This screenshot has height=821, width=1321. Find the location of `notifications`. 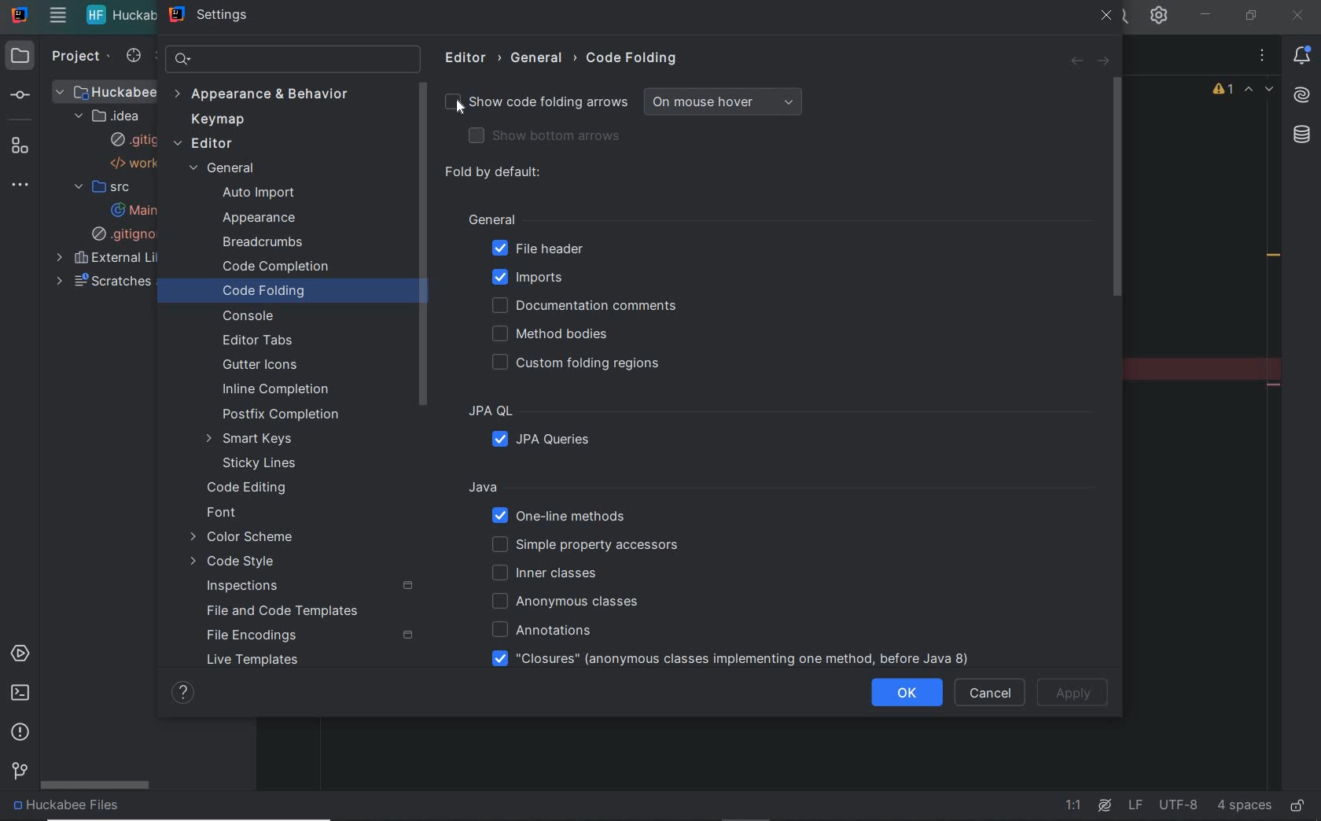

notifications is located at coordinates (1306, 54).